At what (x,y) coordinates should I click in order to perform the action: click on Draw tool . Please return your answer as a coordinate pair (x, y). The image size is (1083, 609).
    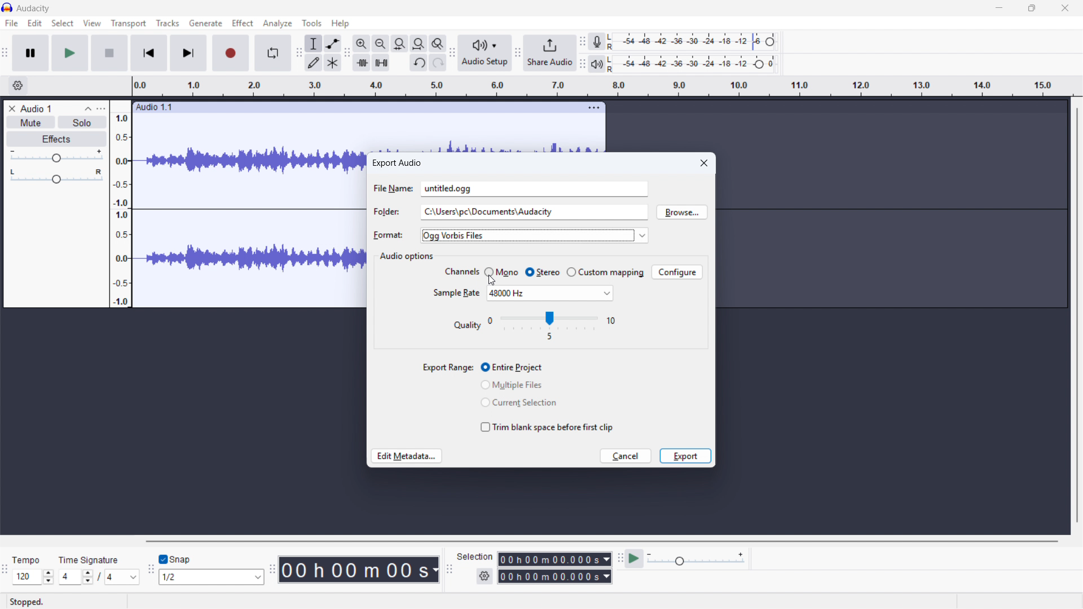
    Looking at the image, I should click on (312, 63).